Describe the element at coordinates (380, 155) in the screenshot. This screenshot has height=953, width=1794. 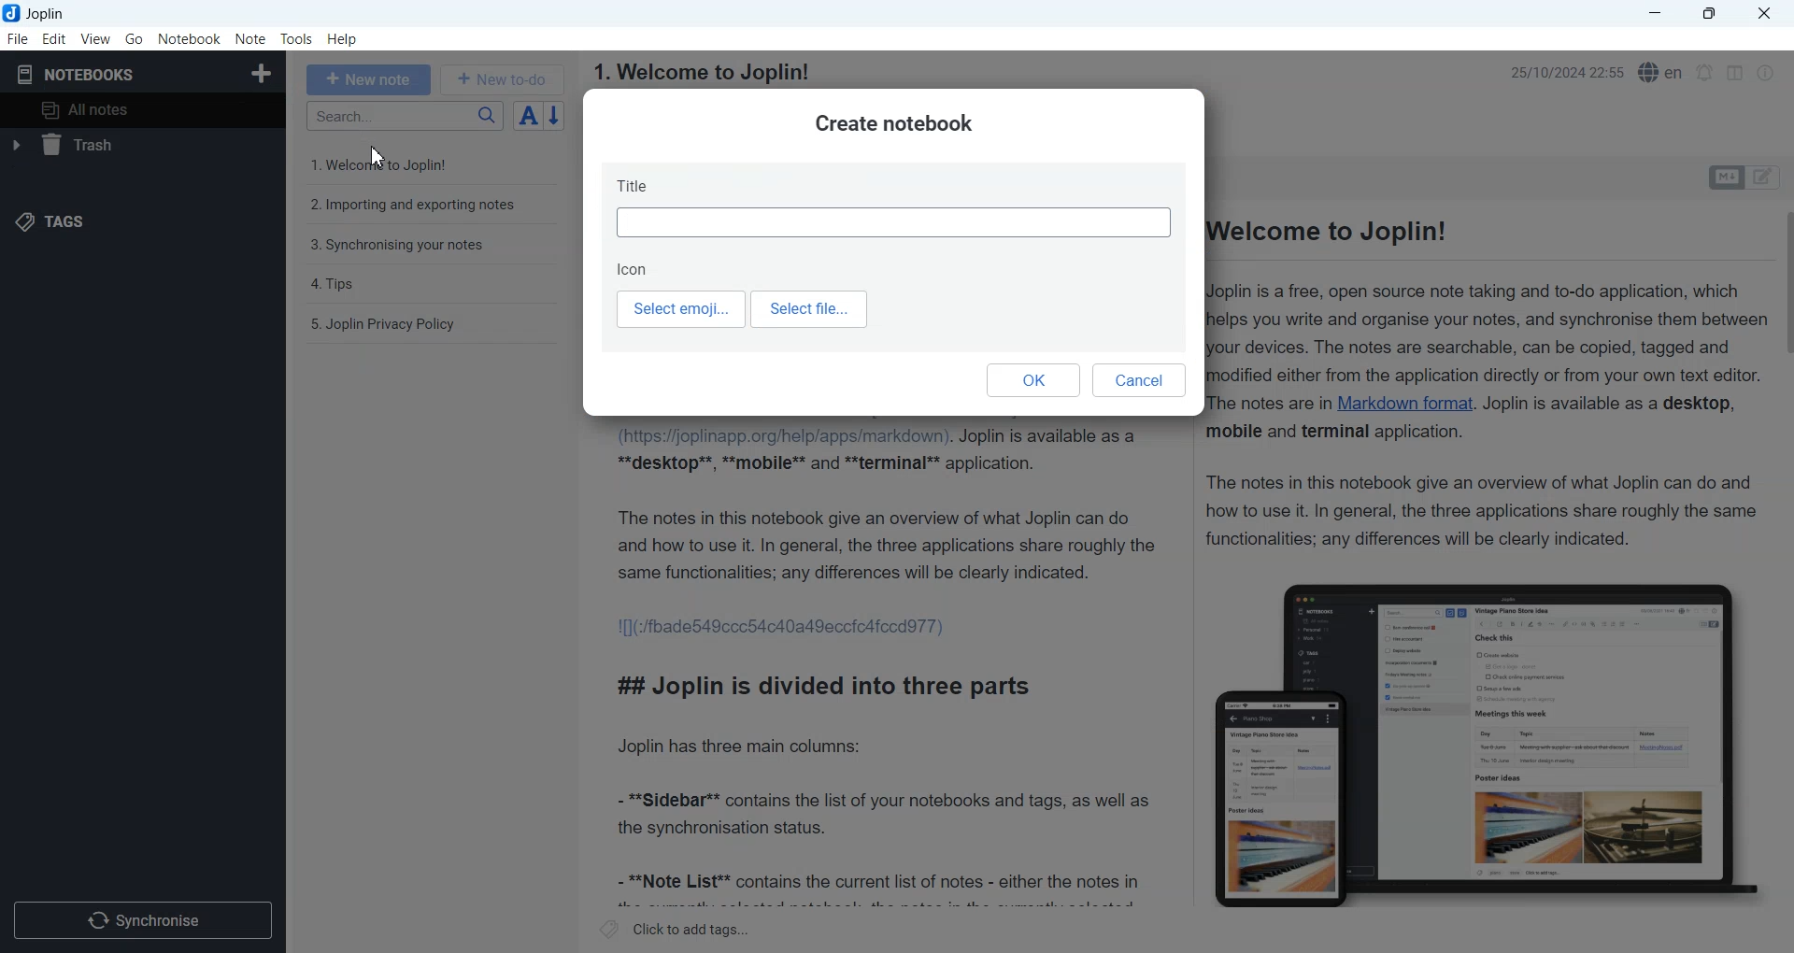
I see `Cursor` at that location.